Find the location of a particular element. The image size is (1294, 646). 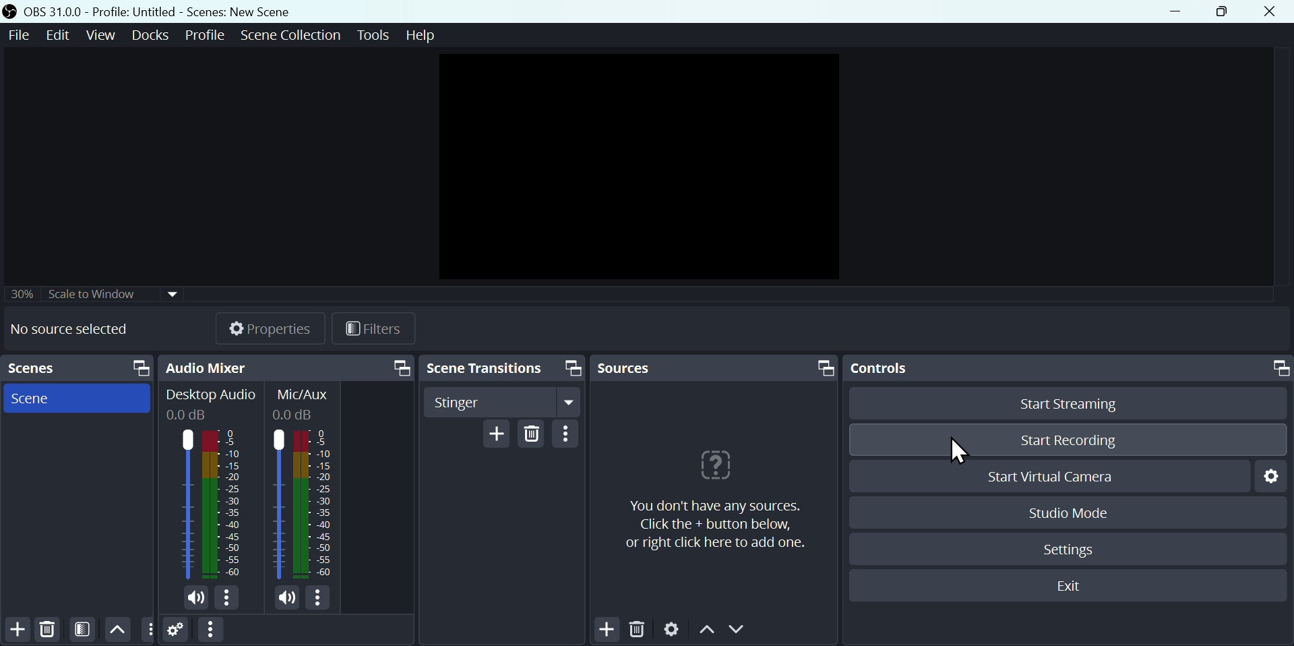

Scene transition is located at coordinates (485, 368).